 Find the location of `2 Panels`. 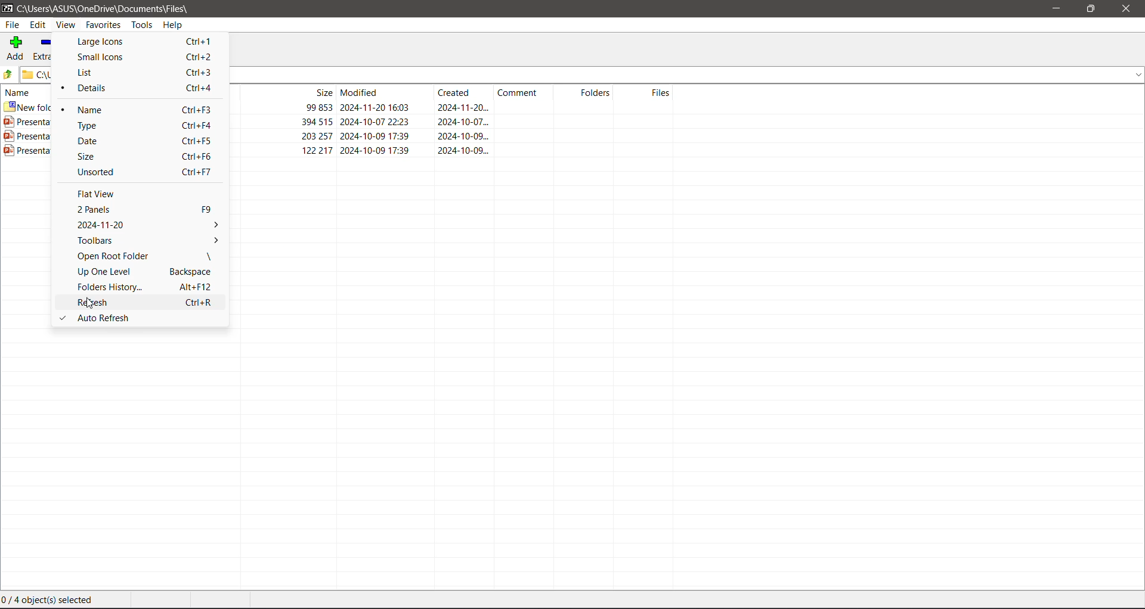

2 Panels is located at coordinates (112, 210).